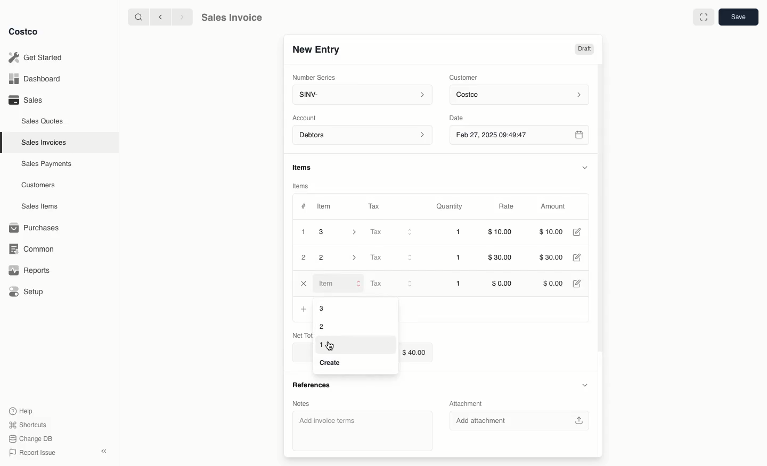 The width and height of the screenshot is (767, 466). I want to click on Feb 27, 2025 09:49:47, so click(519, 135).